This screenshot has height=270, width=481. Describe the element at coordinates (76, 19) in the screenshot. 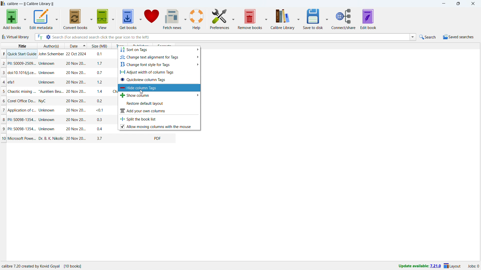

I see `` at that location.